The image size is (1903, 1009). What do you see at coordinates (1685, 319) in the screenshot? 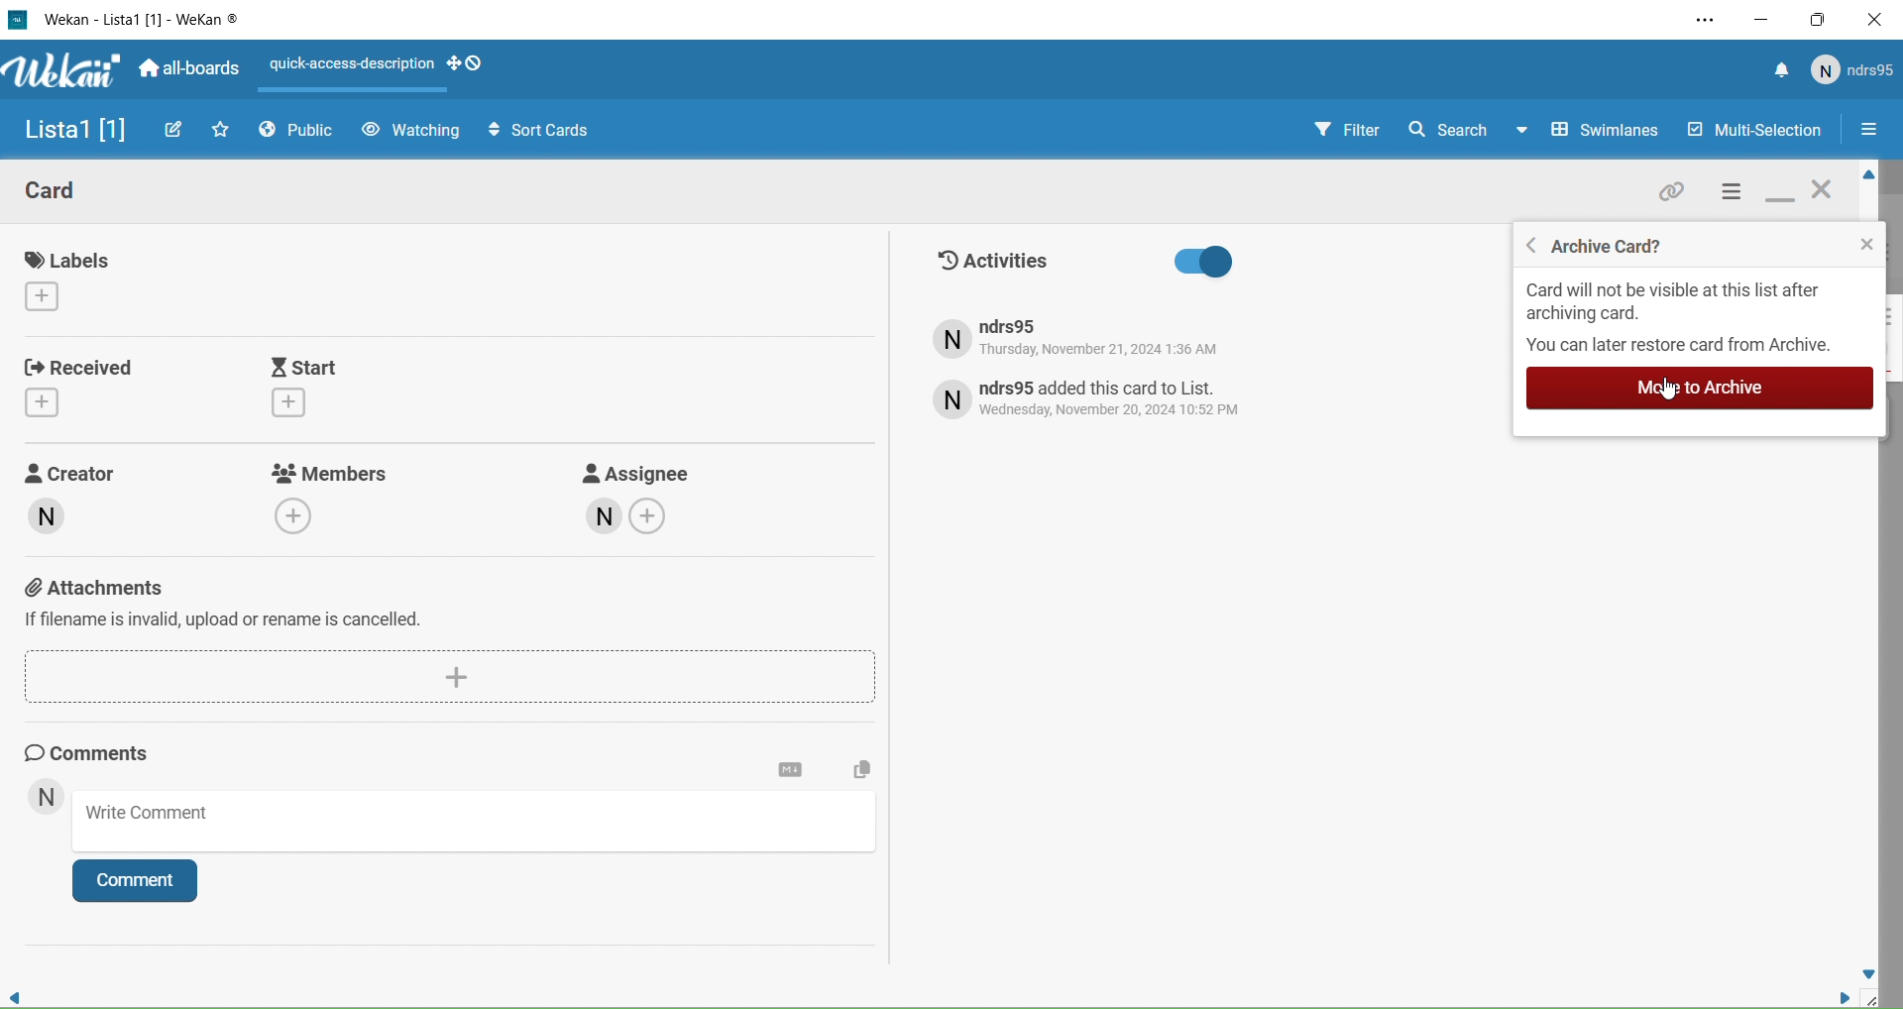
I see `Card will not be visible at this list after
archiving card.
You can later restore card from Archive.` at bounding box center [1685, 319].